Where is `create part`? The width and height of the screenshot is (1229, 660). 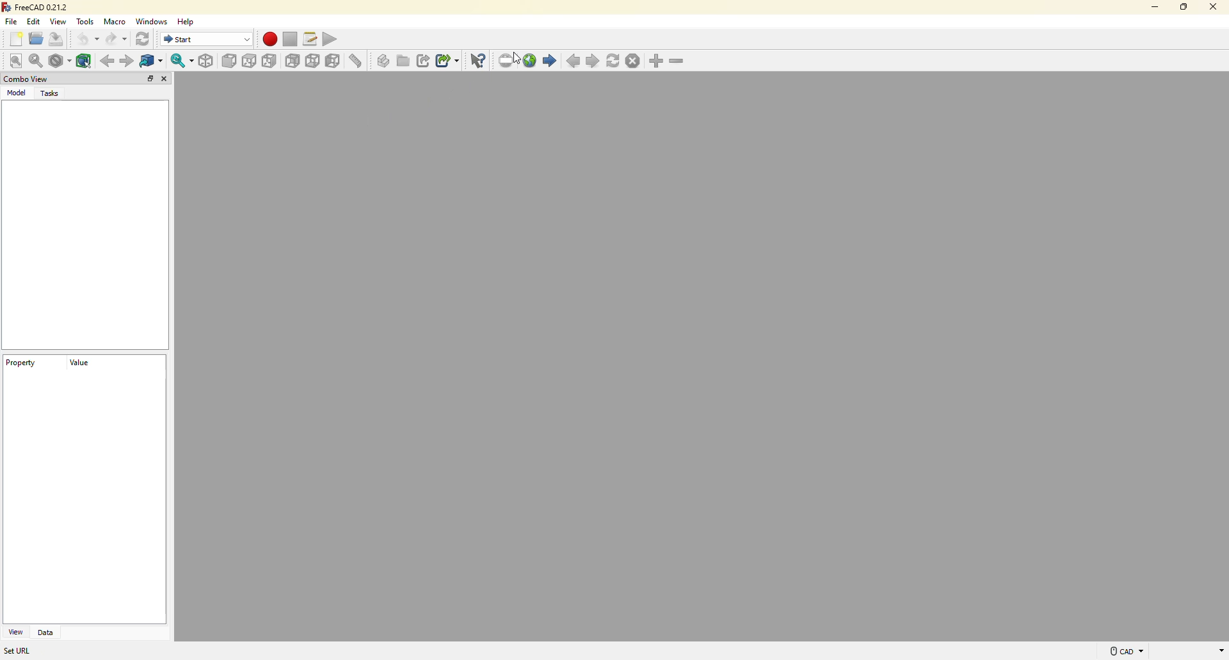 create part is located at coordinates (383, 60).